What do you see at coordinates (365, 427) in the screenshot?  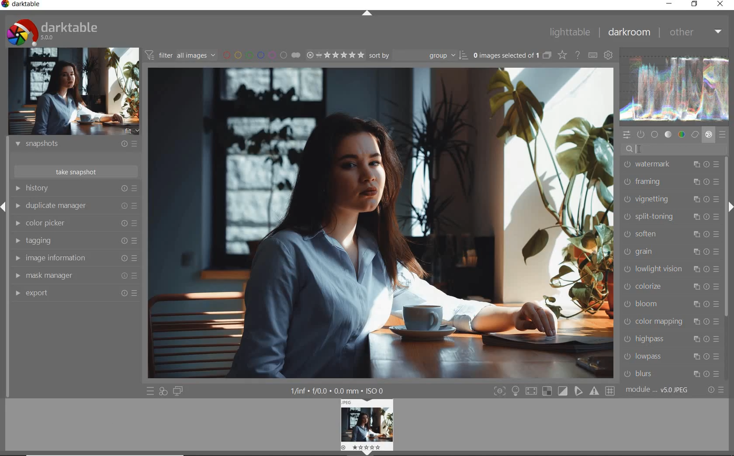 I see `image preview` at bounding box center [365, 427].